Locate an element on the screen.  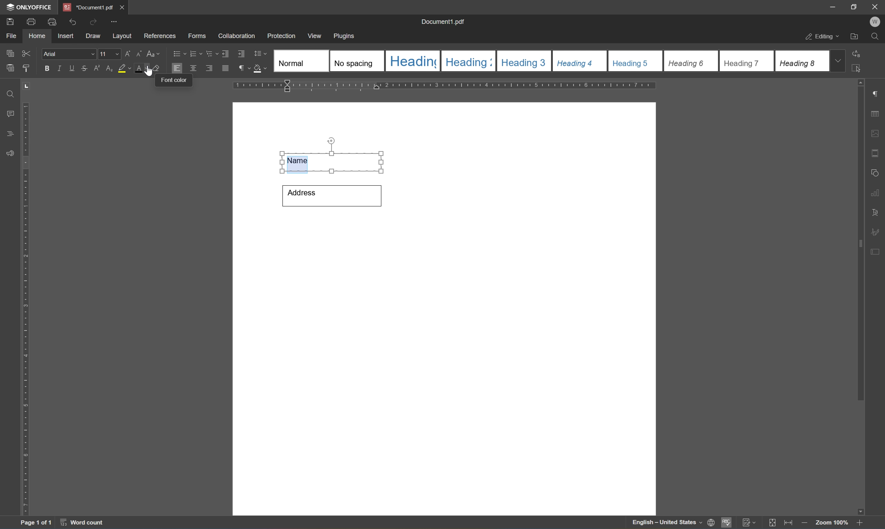
multilevel list is located at coordinates (211, 54).